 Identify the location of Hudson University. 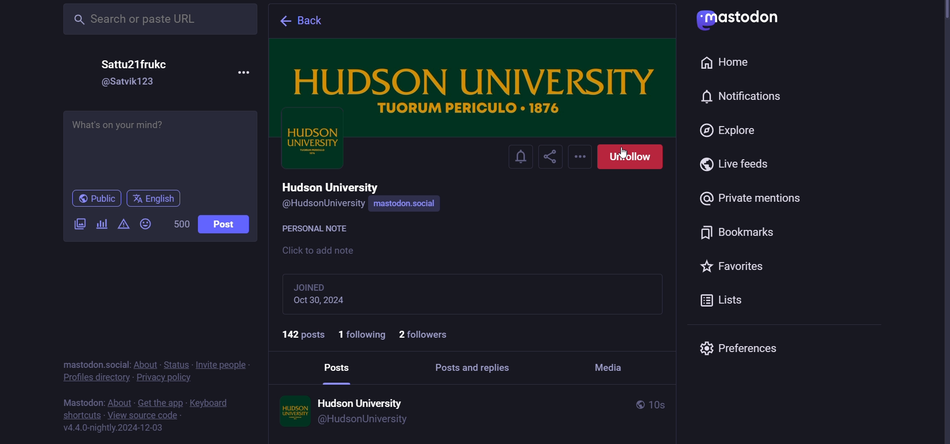
(333, 185).